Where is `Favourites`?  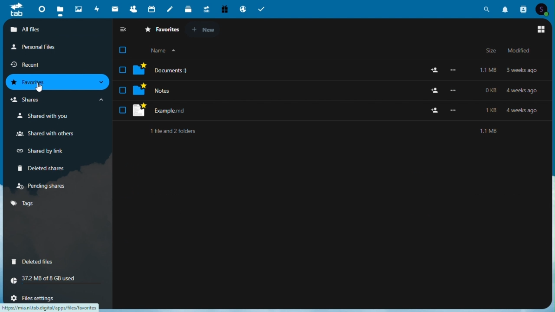 Favourites is located at coordinates (59, 82).